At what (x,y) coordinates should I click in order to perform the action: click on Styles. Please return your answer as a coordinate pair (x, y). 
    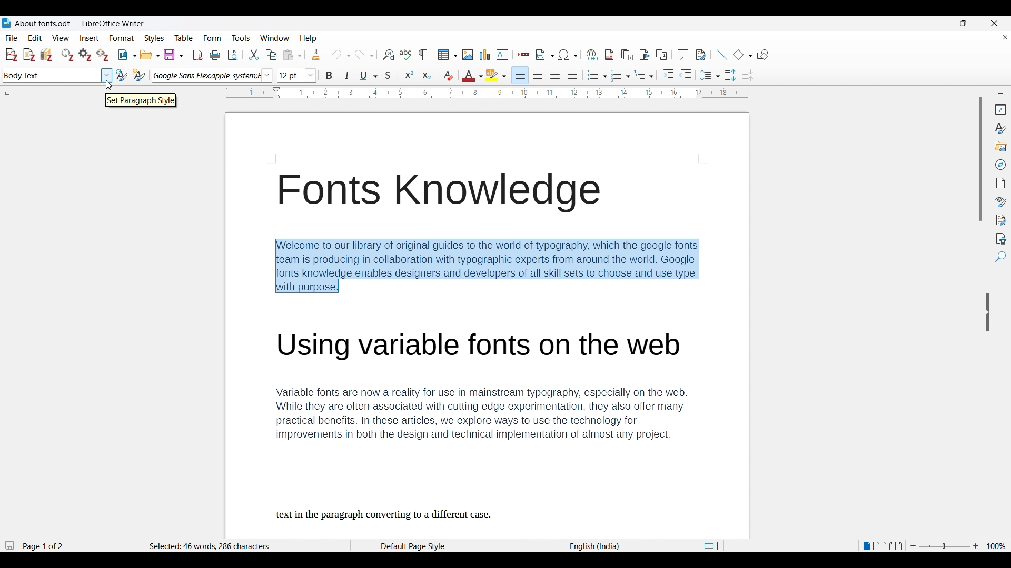
    Looking at the image, I should click on (1000, 128).